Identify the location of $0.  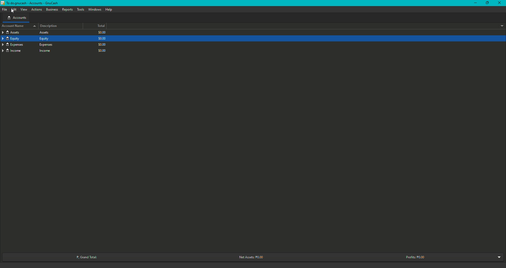
(102, 33).